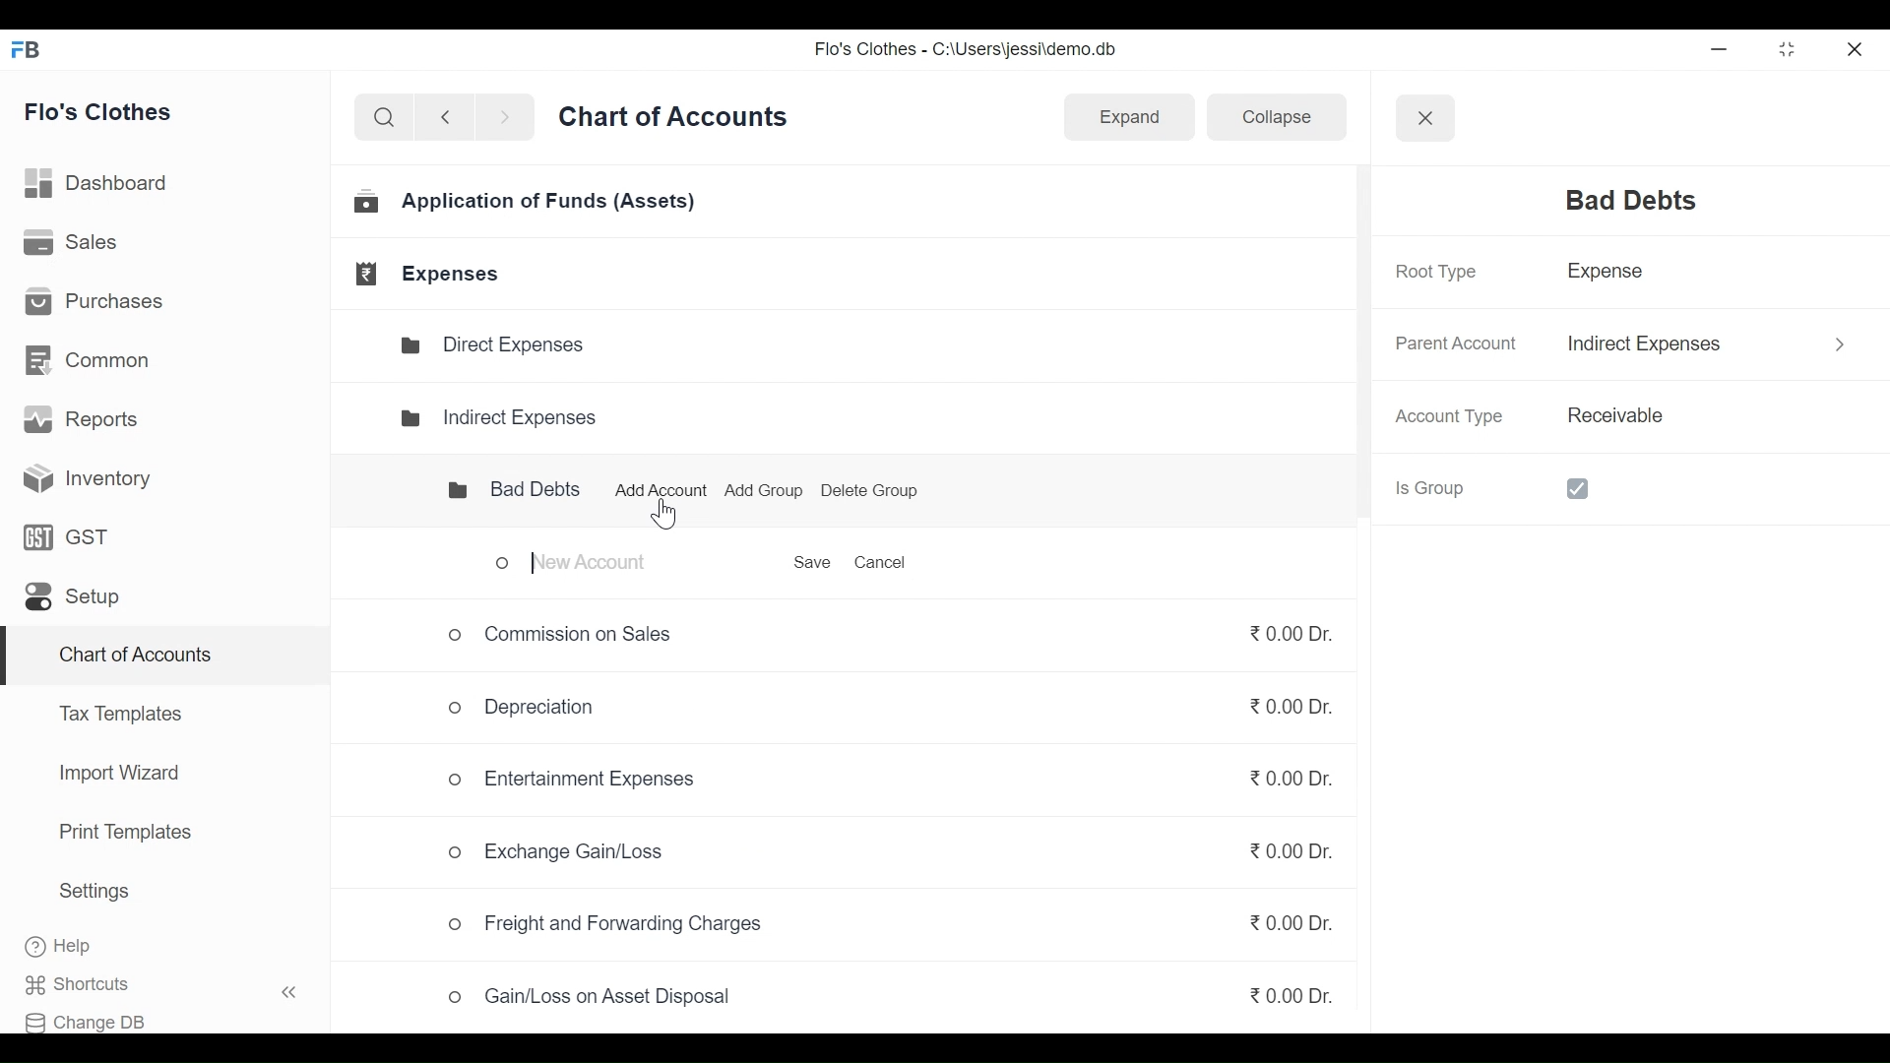 This screenshot has height=1063, width=1890. I want to click on FB, so click(31, 55).